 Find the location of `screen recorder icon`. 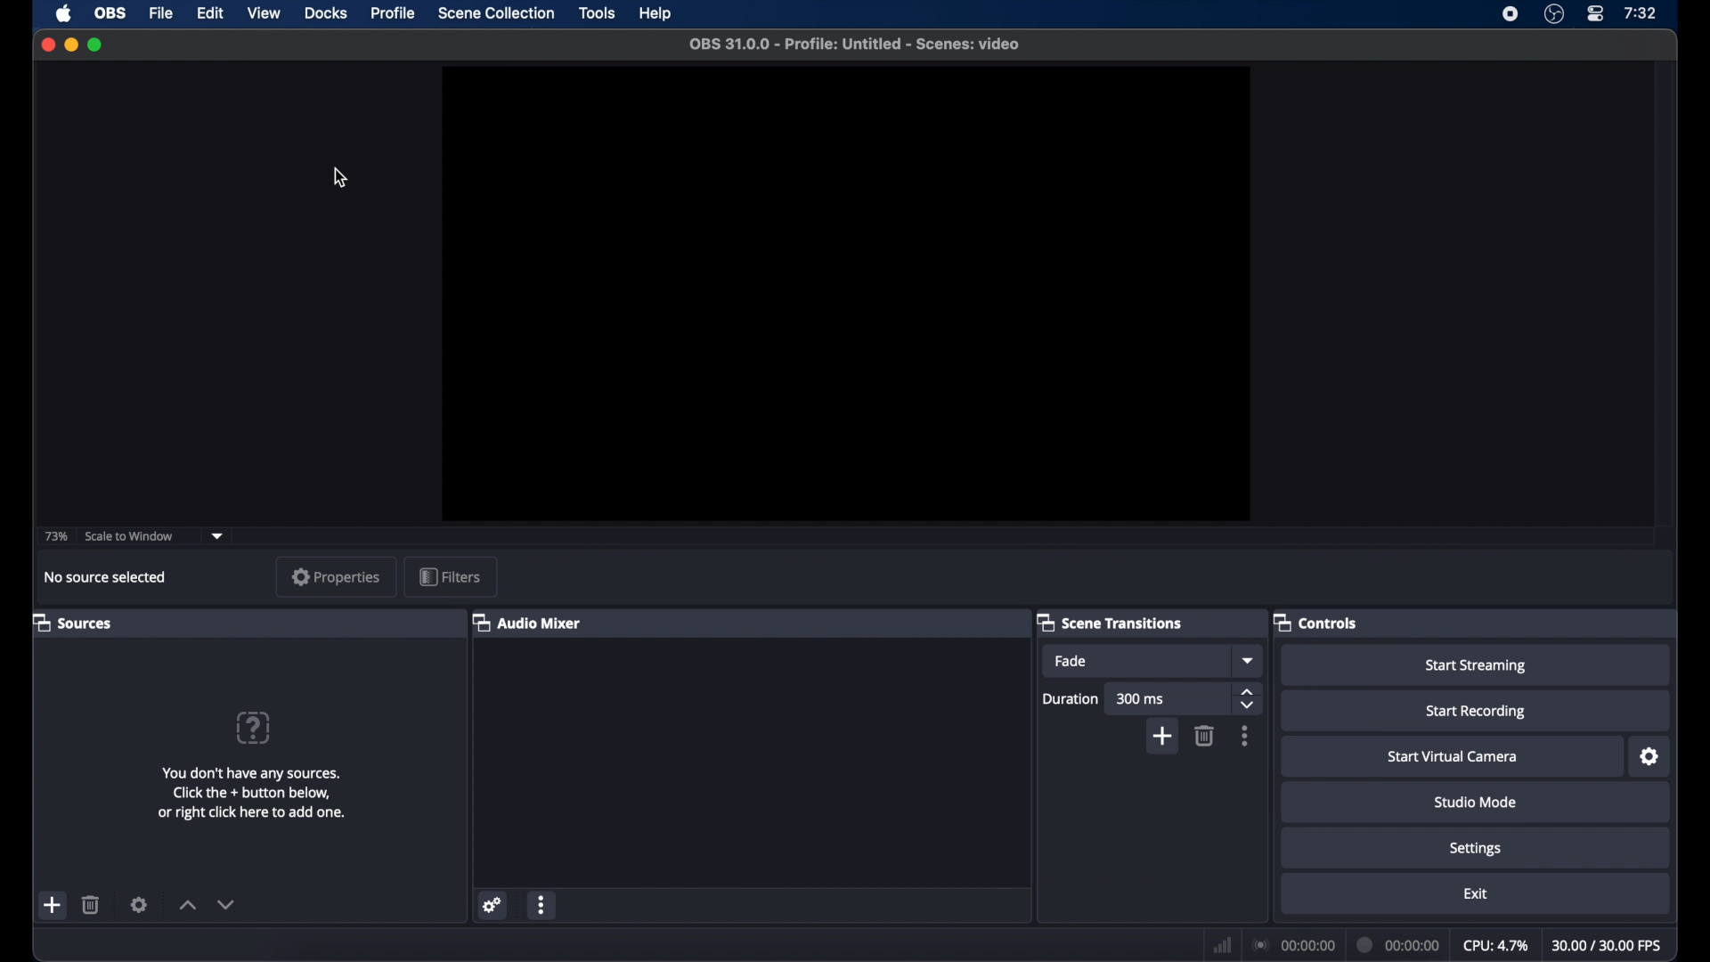

screen recorder icon is located at coordinates (1510, 14).